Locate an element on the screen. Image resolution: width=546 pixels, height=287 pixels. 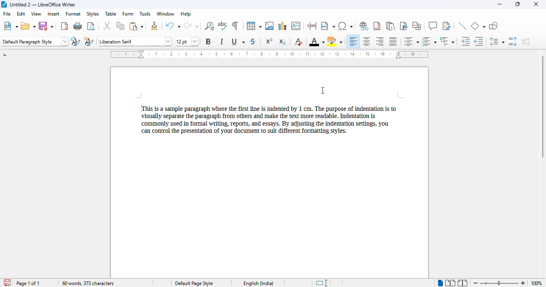
show track changes functions is located at coordinates (446, 26).